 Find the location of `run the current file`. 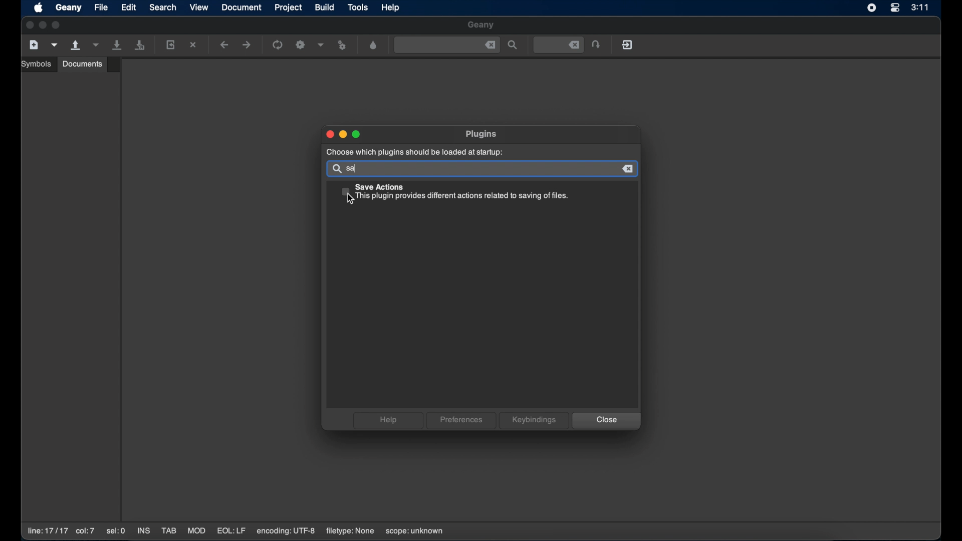

run the current file is located at coordinates (278, 45).